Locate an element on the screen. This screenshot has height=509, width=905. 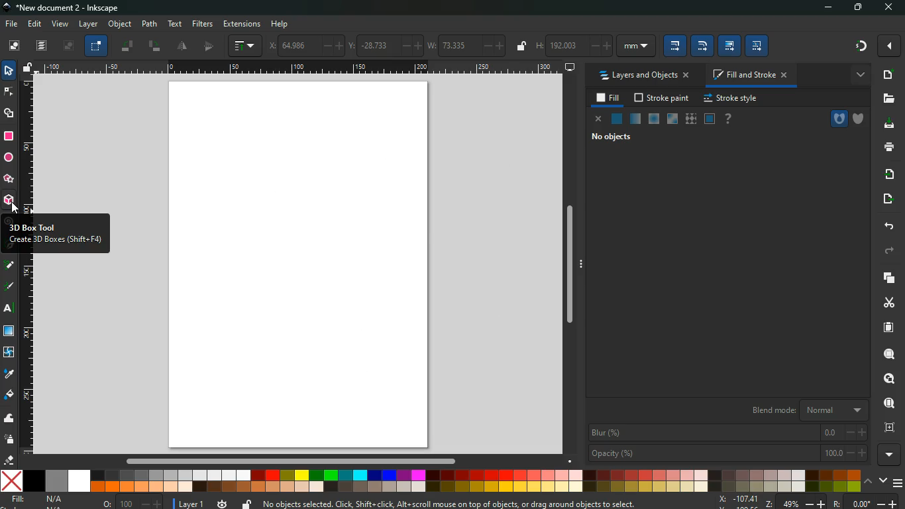
frame is located at coordinates (710, 119).